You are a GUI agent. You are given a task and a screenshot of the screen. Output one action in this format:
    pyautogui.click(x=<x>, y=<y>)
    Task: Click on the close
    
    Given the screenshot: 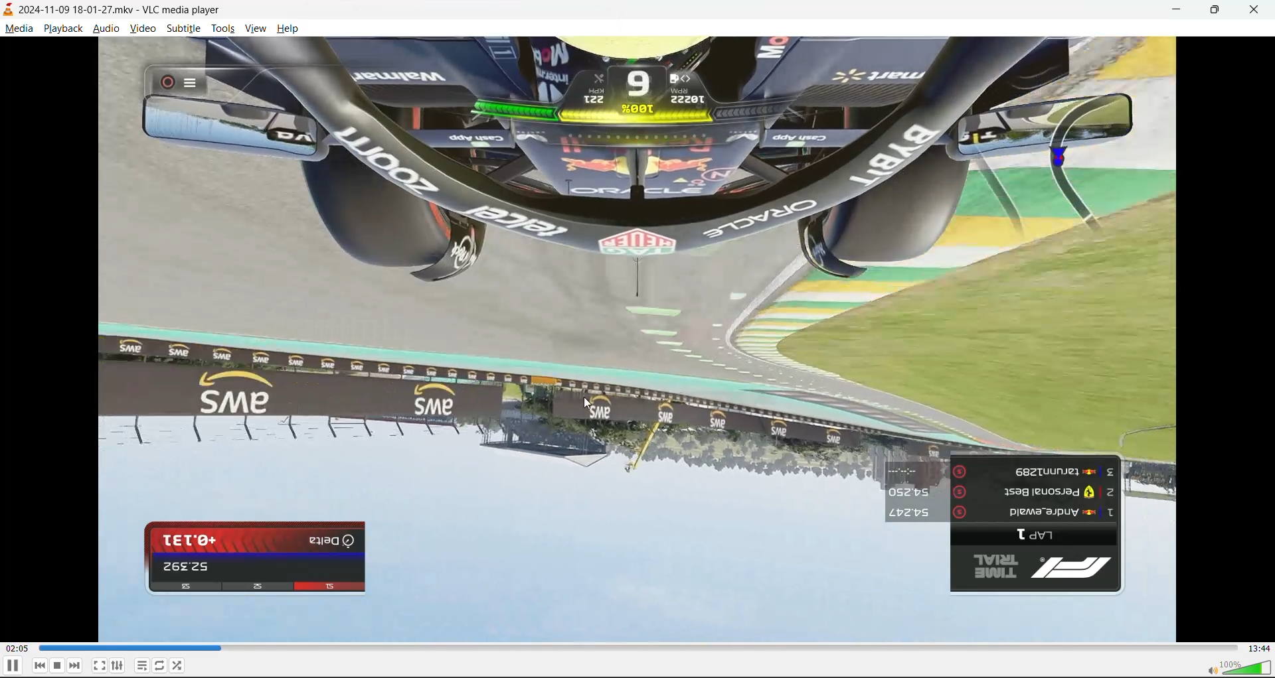 What is the action you would take?
    pyautogui.click(x=1256, y=10)
    